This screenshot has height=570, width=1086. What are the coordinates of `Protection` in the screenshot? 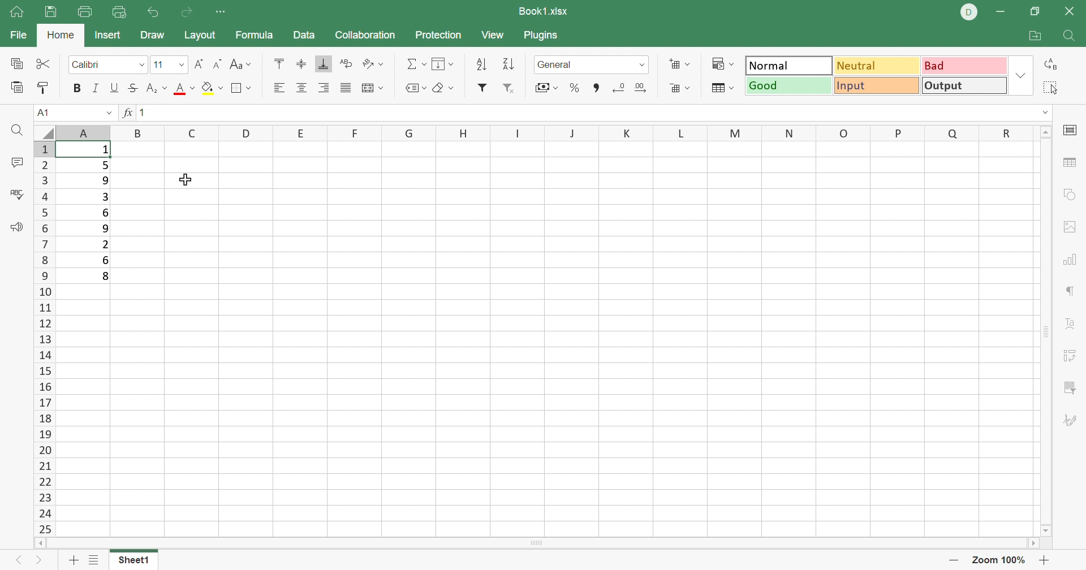 It's located at (440, 36).